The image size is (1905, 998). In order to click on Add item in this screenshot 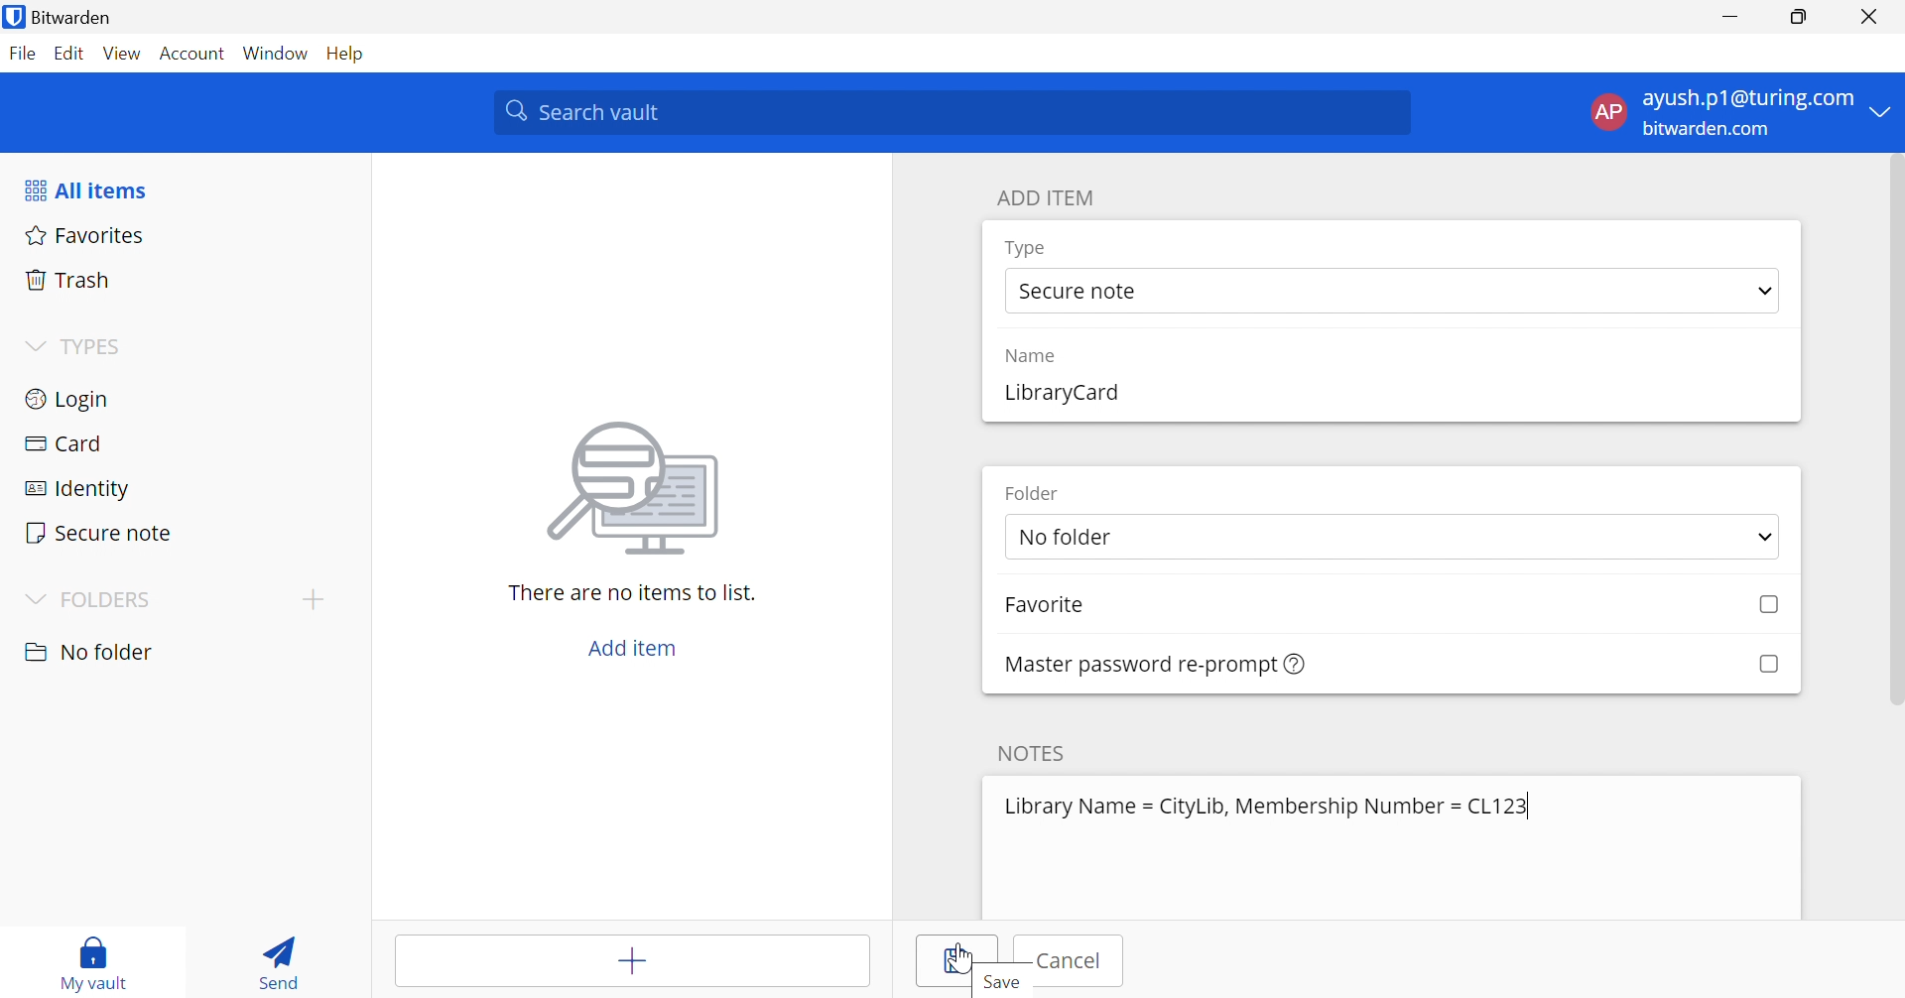, I will do `click(633, 961)`.